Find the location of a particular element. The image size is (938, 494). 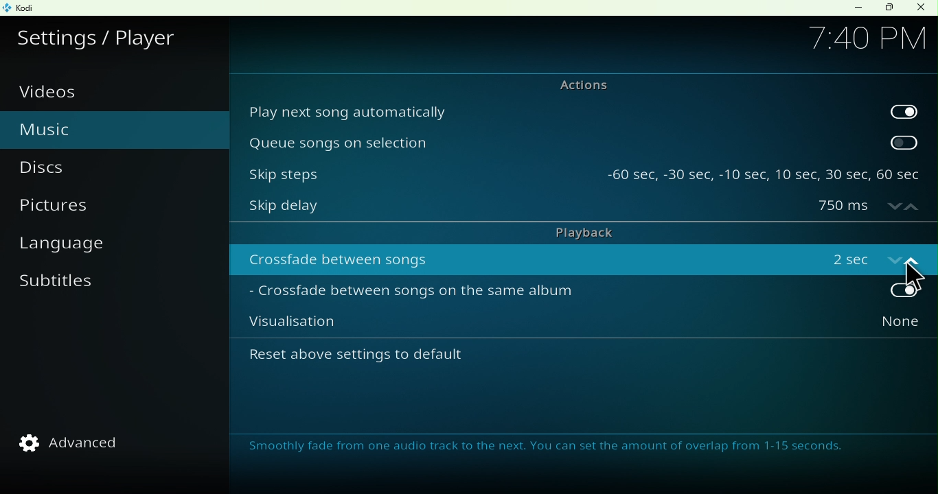

time skips is located at coordinates (764, 170).